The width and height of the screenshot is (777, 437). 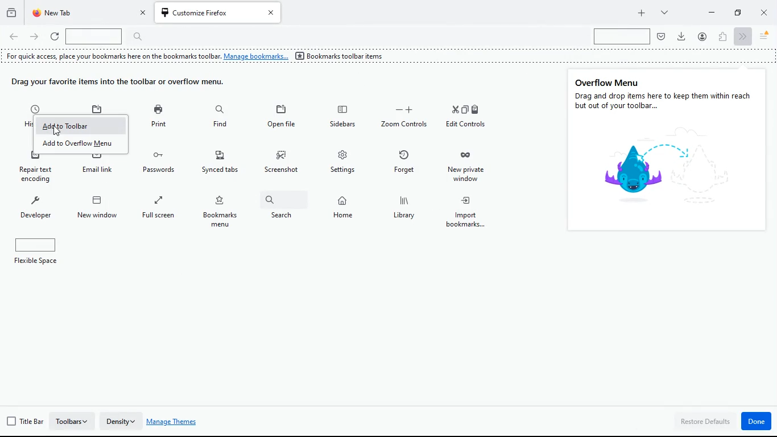 I want to click on overflow menu, so click(x=609, y=81).